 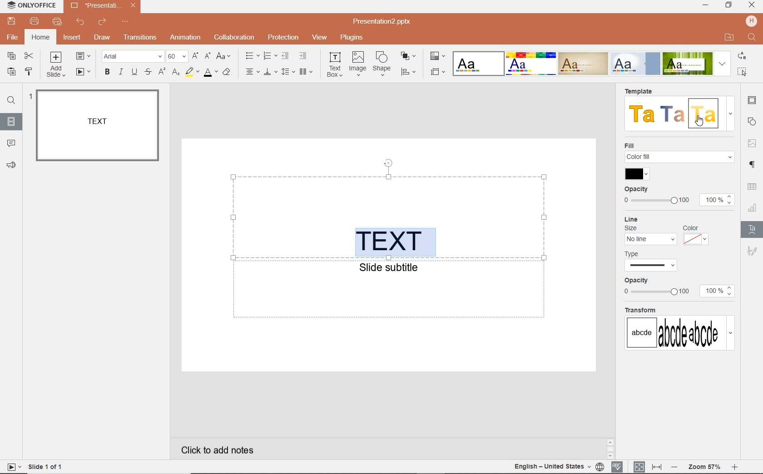 What do you see at coordinates (383, 64) in the screenshot?
I see `shape` at bounding box center [383, 64].